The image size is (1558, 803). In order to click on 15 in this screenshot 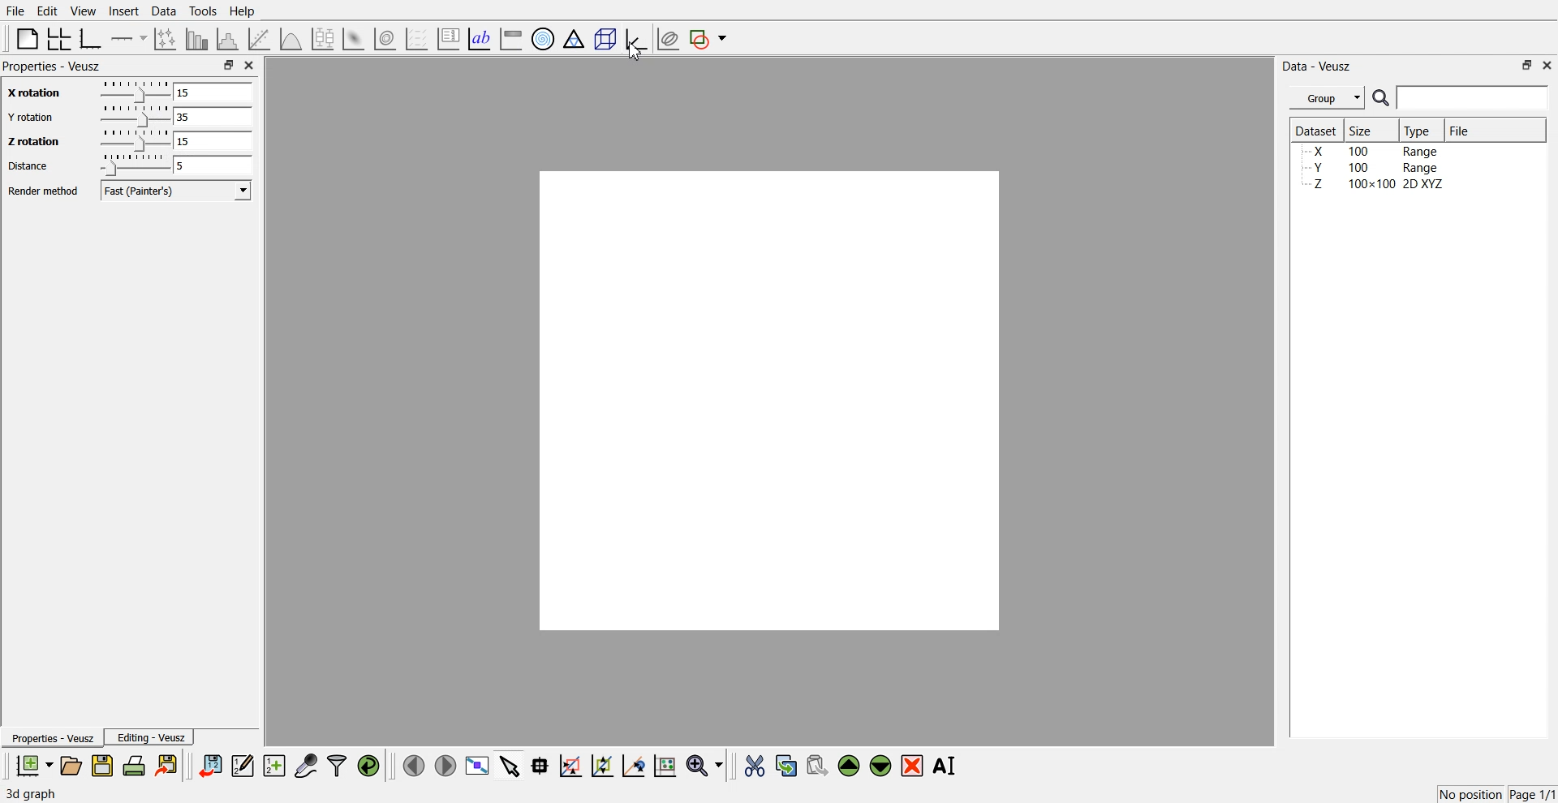, I will do `click(211, 92)`.